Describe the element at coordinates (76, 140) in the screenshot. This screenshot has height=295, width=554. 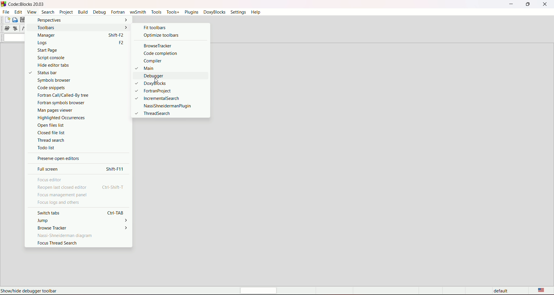
I see `thread search` at that location.